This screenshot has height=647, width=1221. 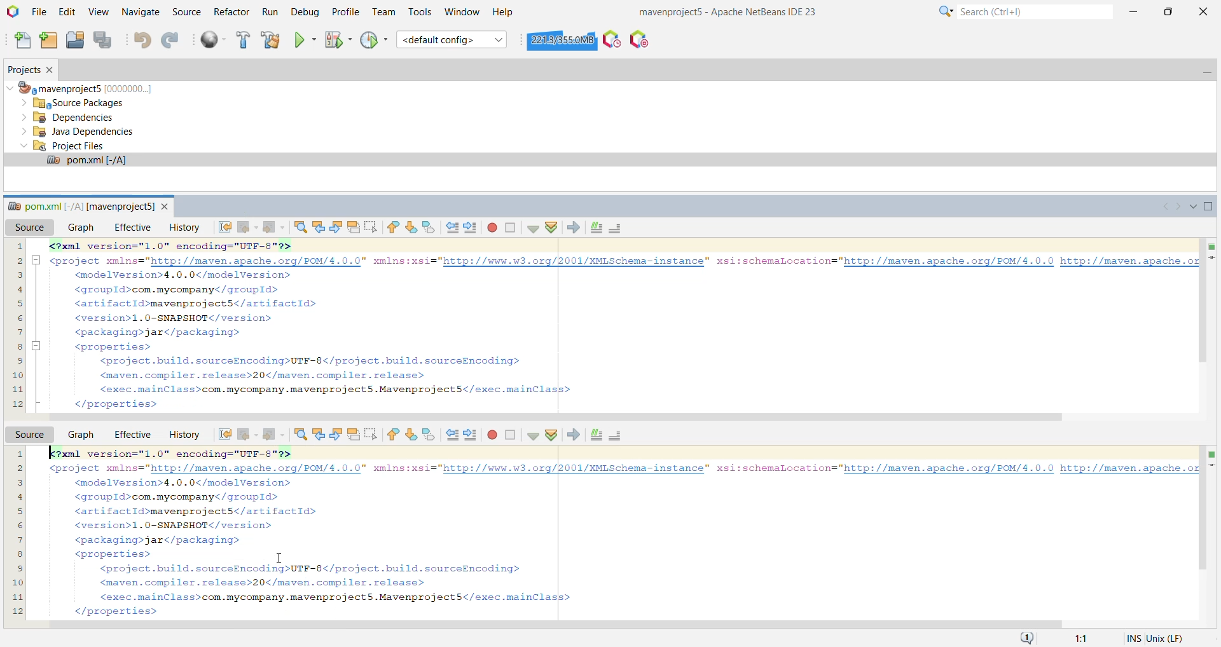 I want to click on Project Files, so click(x=62, y=146).